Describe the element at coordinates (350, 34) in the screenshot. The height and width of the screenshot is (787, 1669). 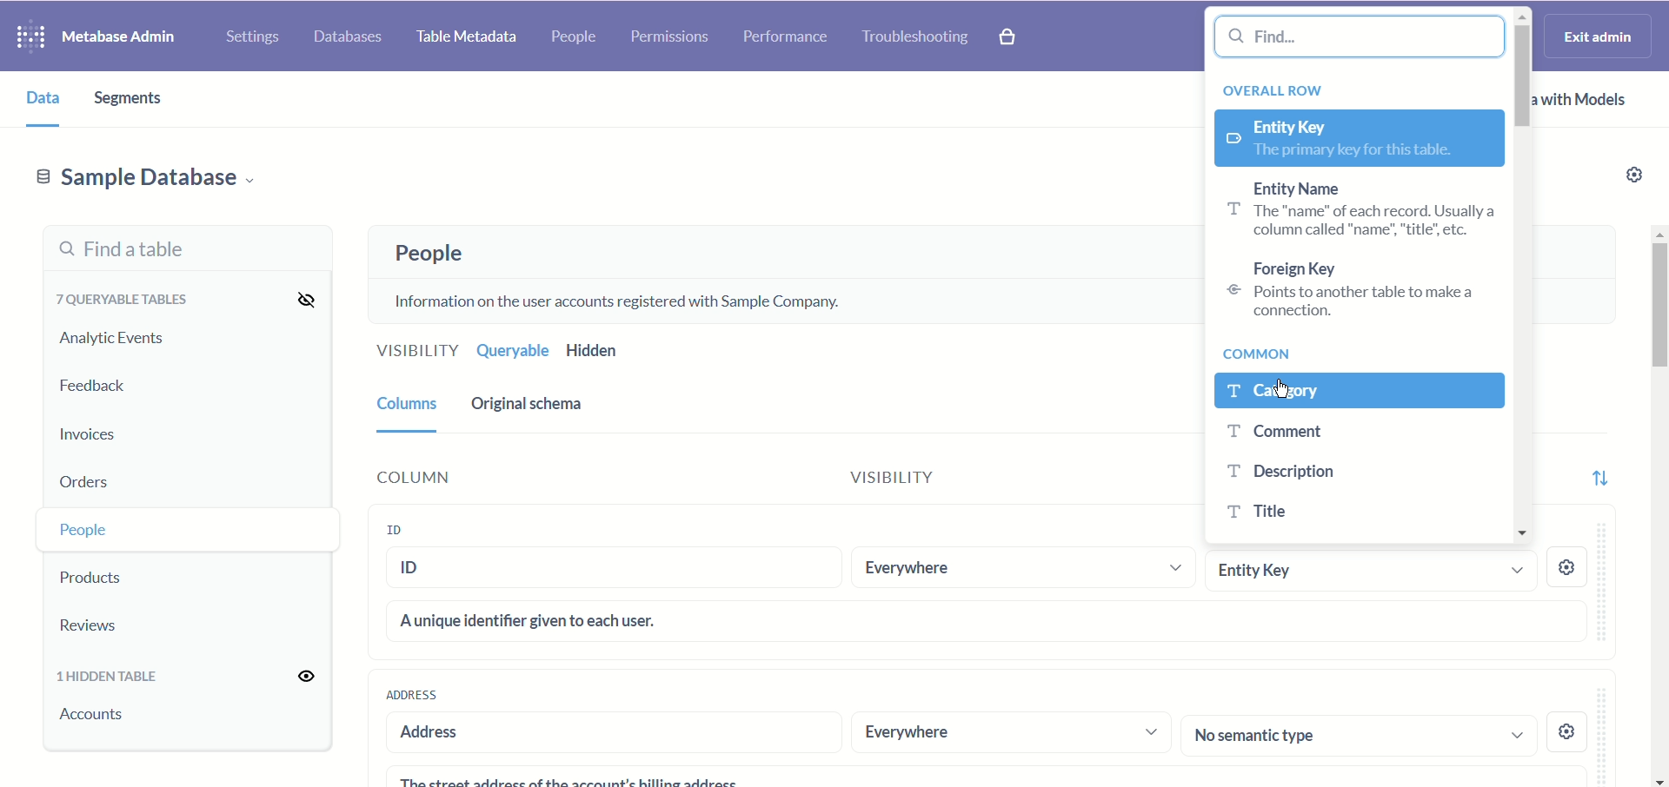
I see `Databases` at that location.